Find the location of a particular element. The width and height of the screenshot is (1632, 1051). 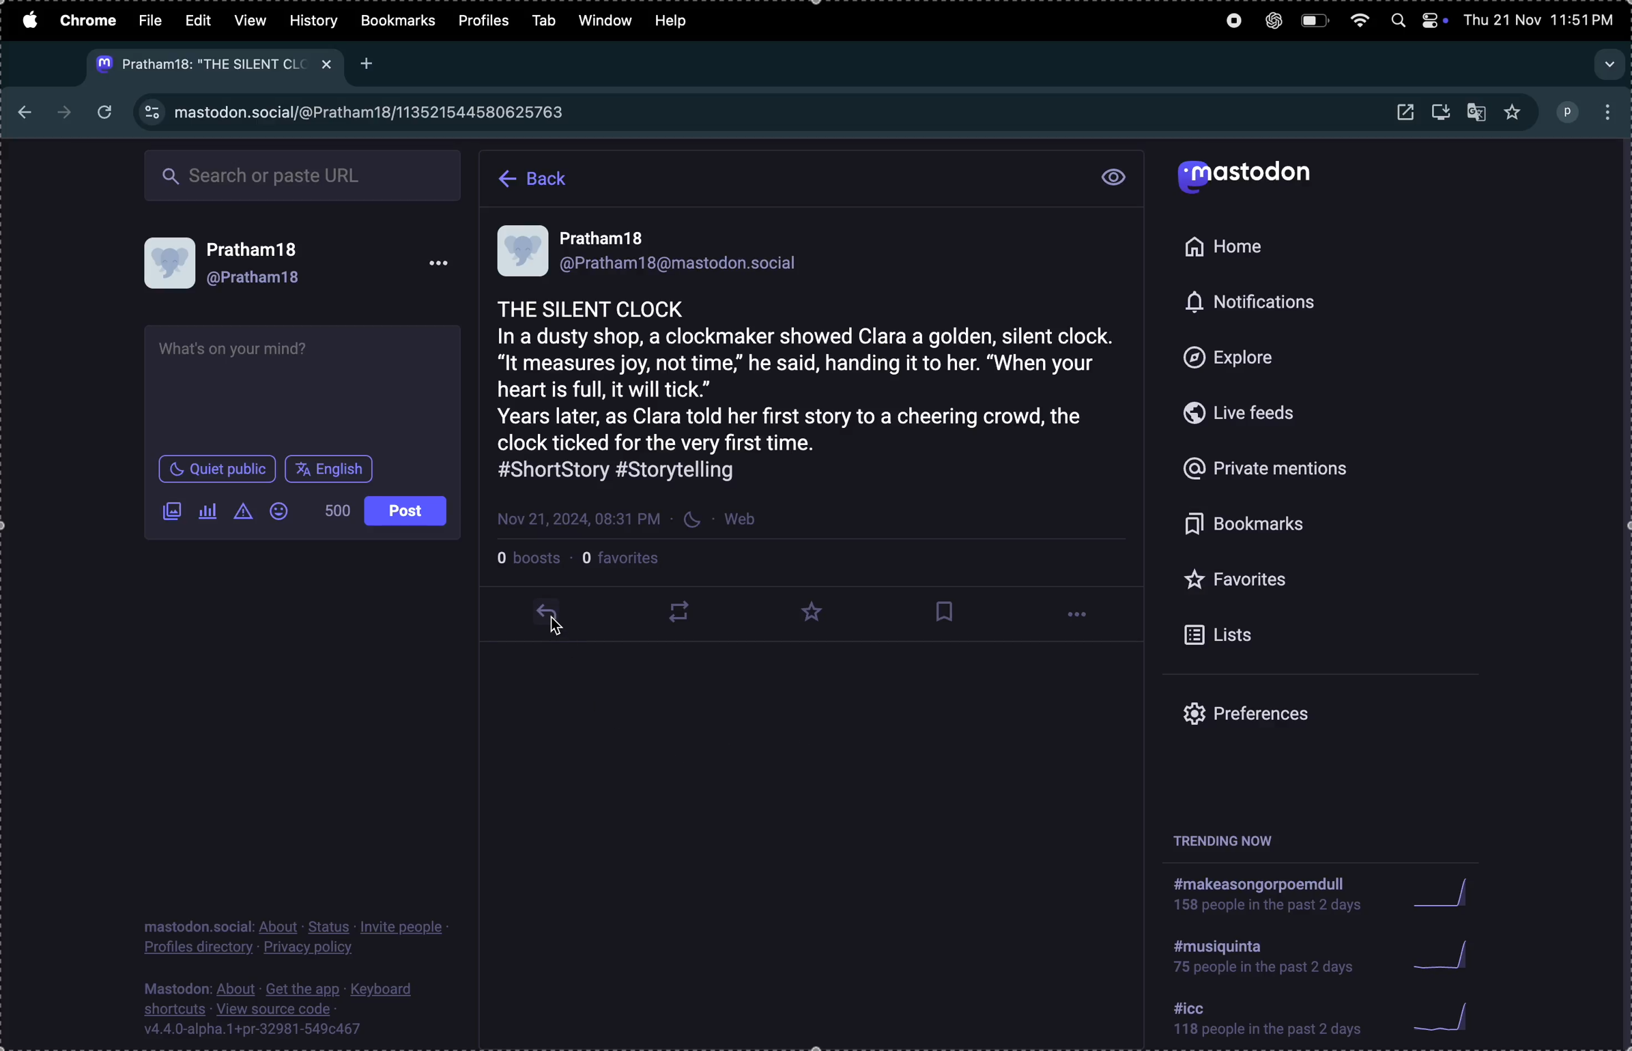

quiet place is located at coordinates (218, 469).